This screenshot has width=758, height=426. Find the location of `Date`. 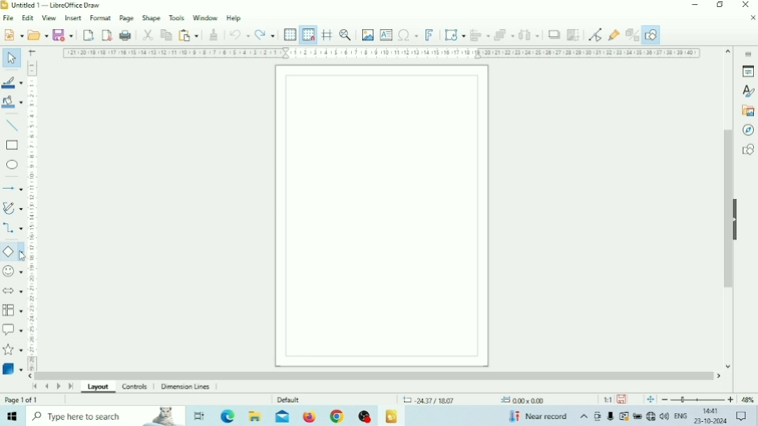

Date is located at coordinates (711, 421).